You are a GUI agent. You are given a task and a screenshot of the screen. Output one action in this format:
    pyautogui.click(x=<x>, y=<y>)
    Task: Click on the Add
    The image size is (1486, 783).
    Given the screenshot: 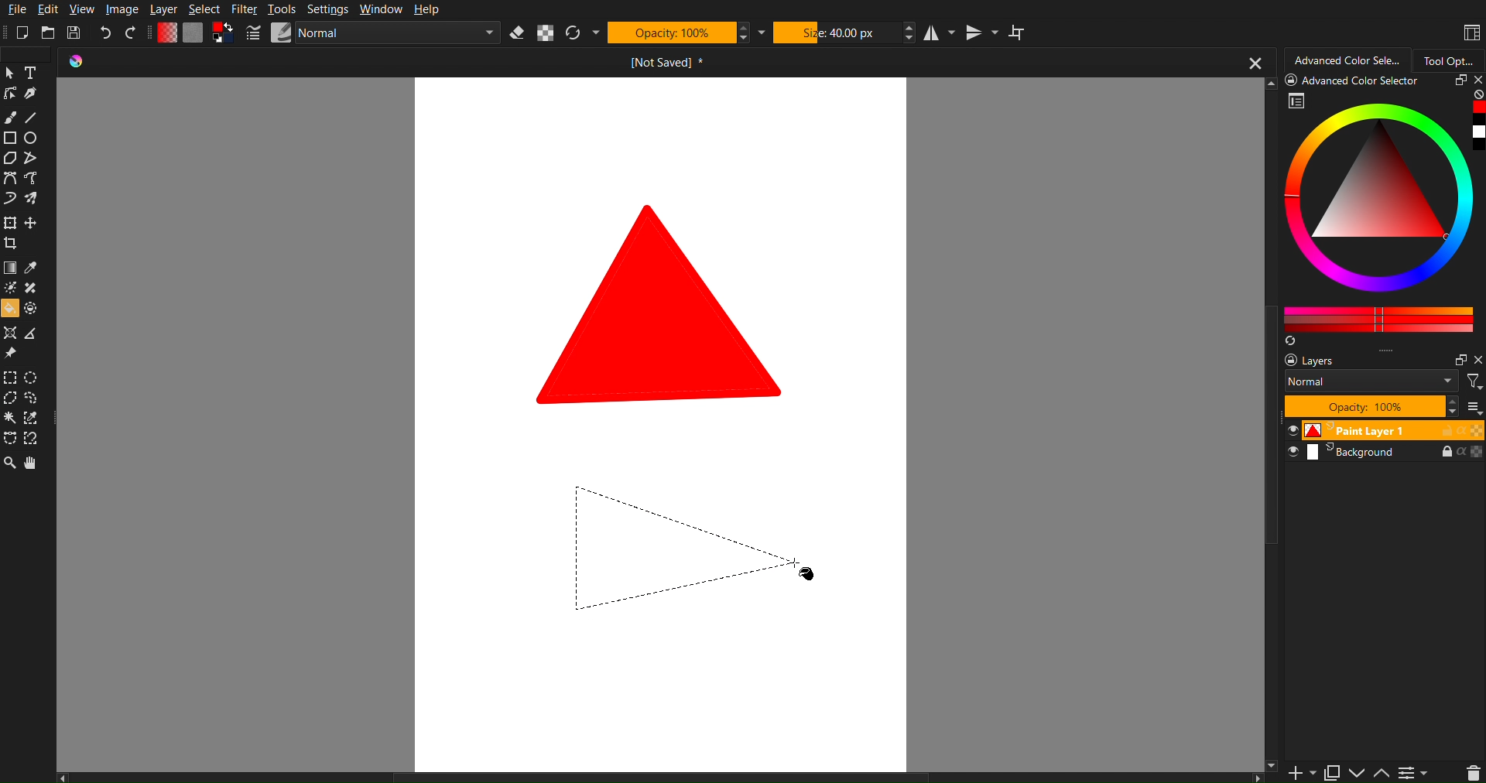 What is the action you would take?
    pyautogui.click(x=1297, y=773)
    